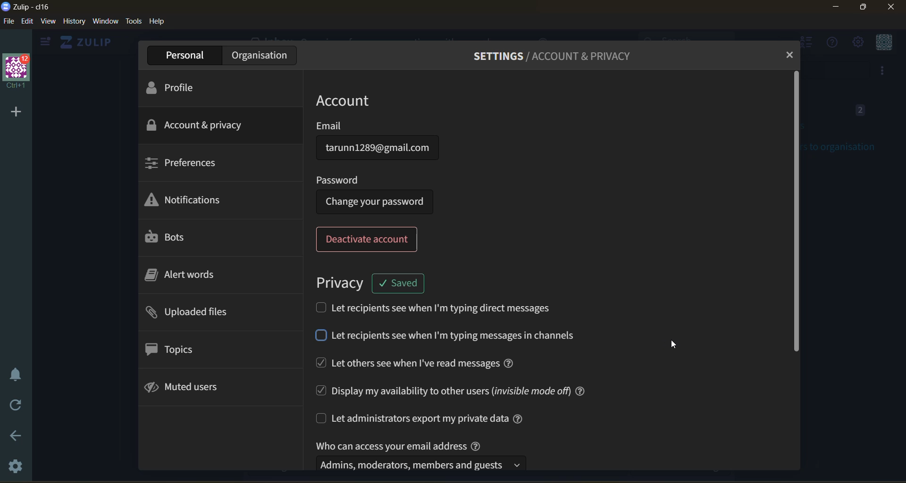  Describe the element at coordinates (169, 238) in the screenshot. I see `bots` at that location.